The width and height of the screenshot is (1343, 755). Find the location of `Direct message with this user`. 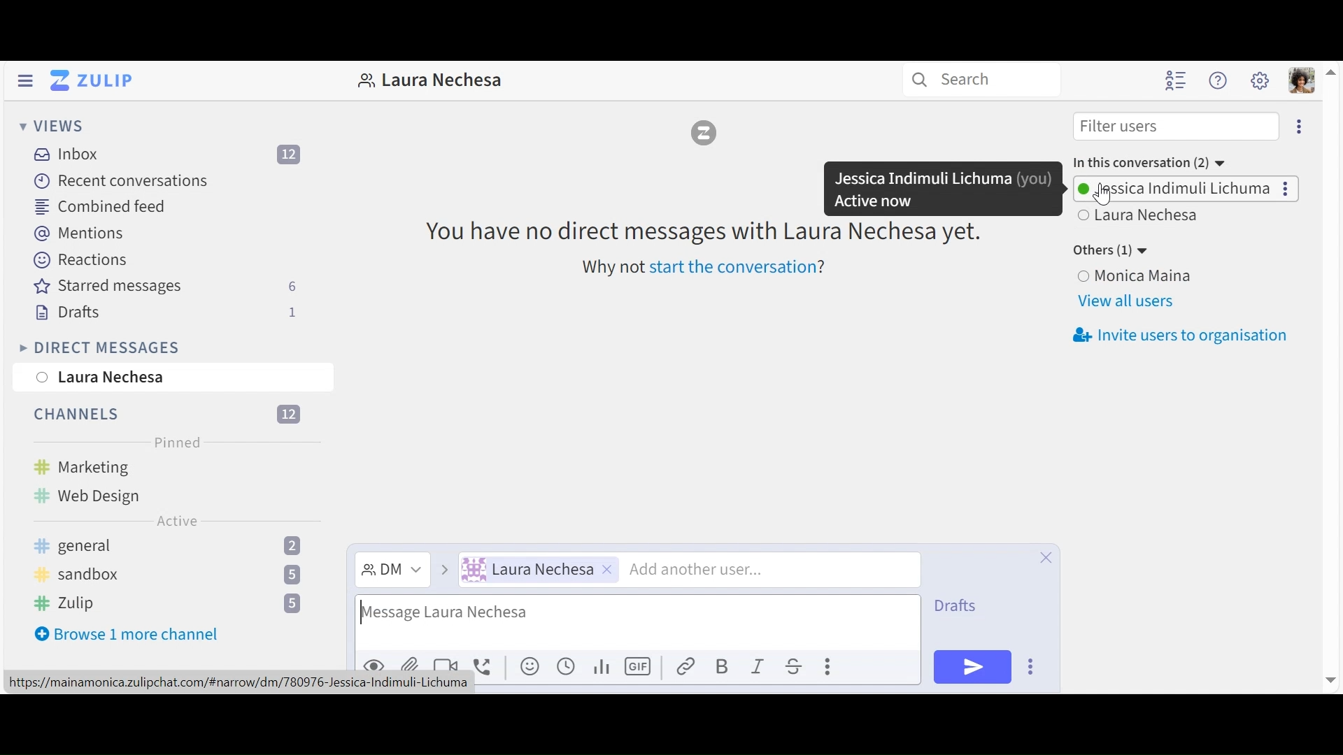

Direct message with this user is located at coordinates (431, 80).